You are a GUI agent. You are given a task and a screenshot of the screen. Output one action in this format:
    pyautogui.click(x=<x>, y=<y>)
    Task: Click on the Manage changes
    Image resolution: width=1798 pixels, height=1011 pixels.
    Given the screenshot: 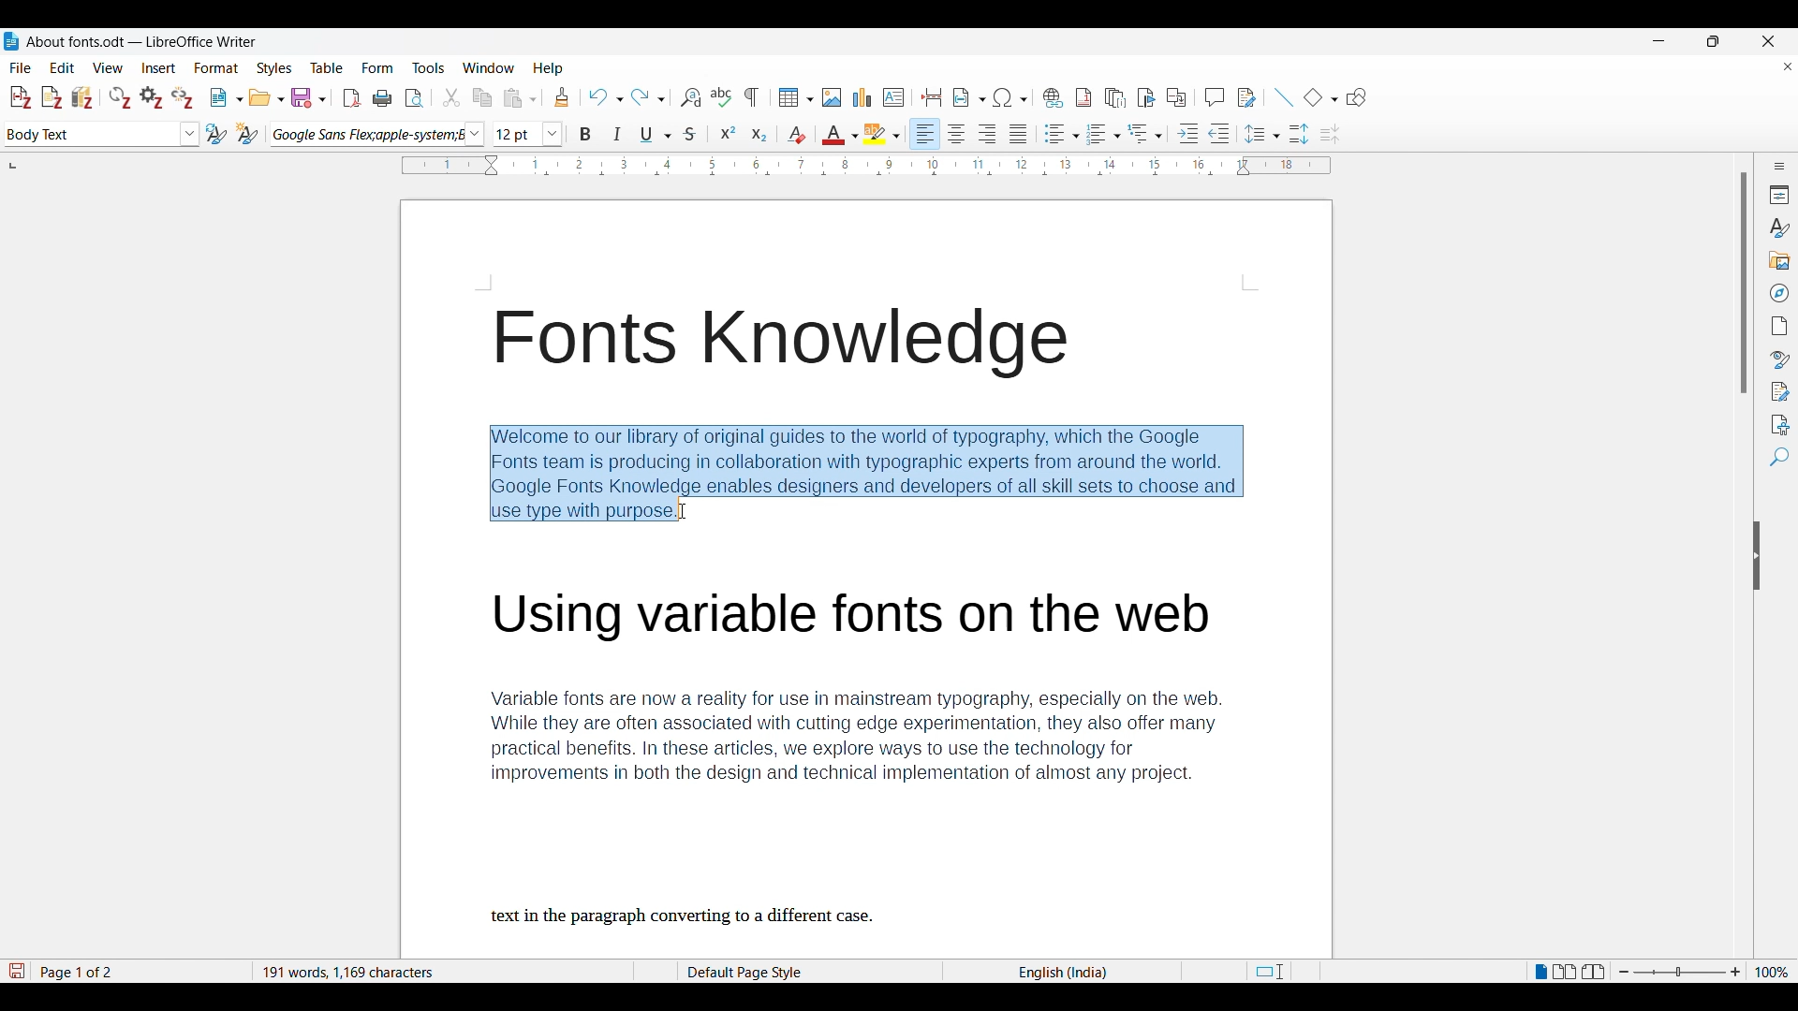 What is the action you would take?
    pyautogui.click(x=1780, y=392)
    